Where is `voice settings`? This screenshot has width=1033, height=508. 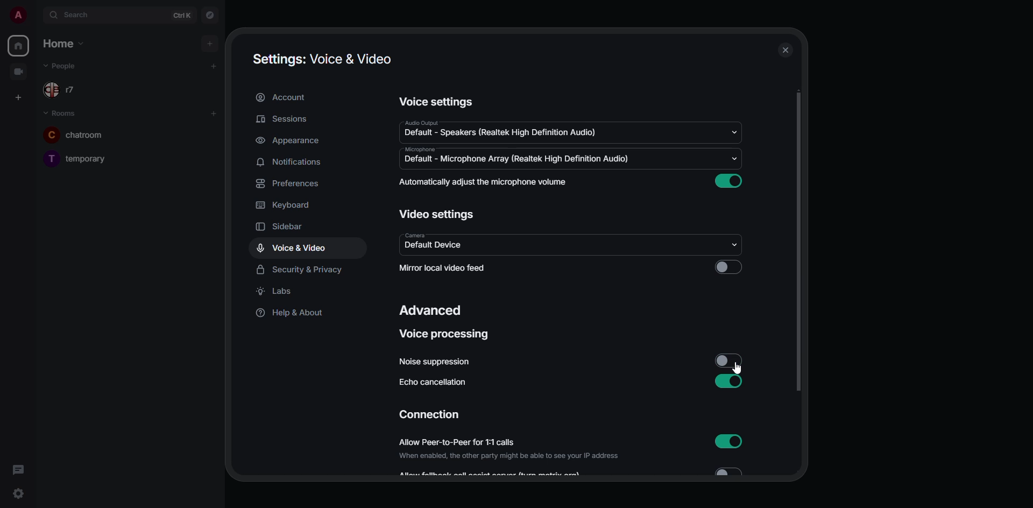
voice settings is located at coordinates (437, 102).